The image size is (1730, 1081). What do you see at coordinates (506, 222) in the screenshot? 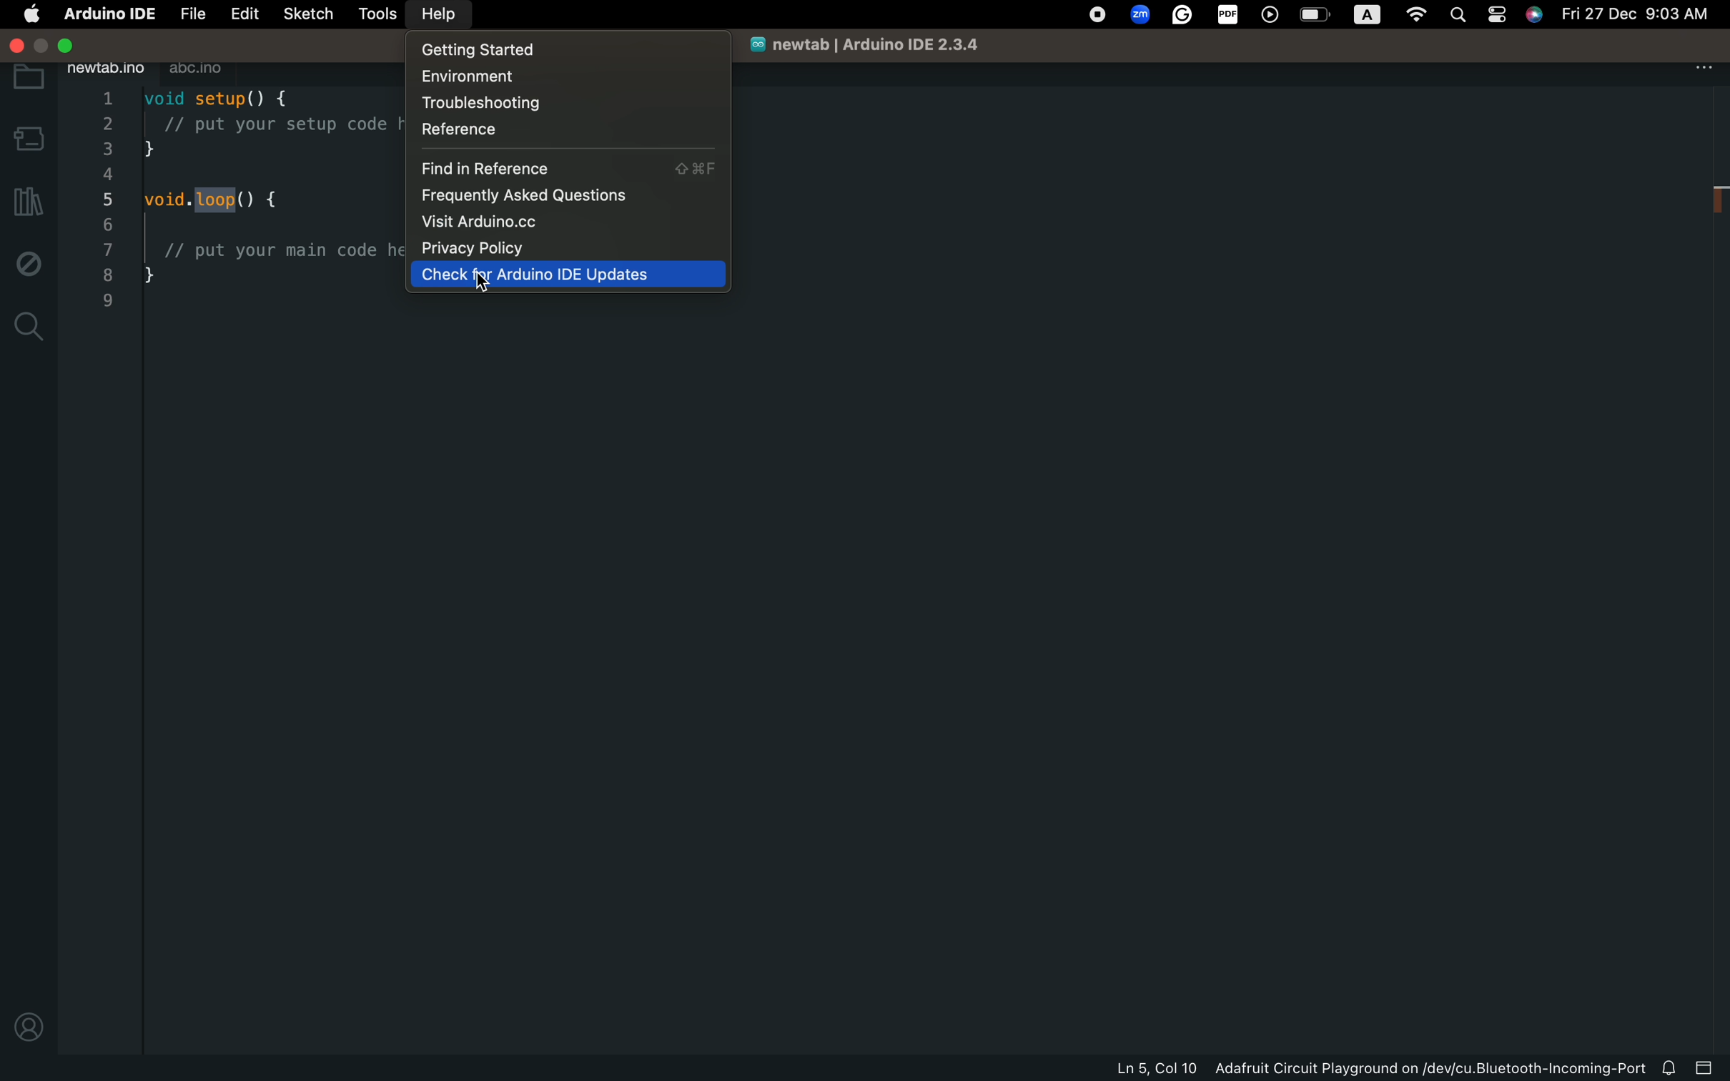
I see `Visit Arduino.cc` at bounding box center [506, 222].